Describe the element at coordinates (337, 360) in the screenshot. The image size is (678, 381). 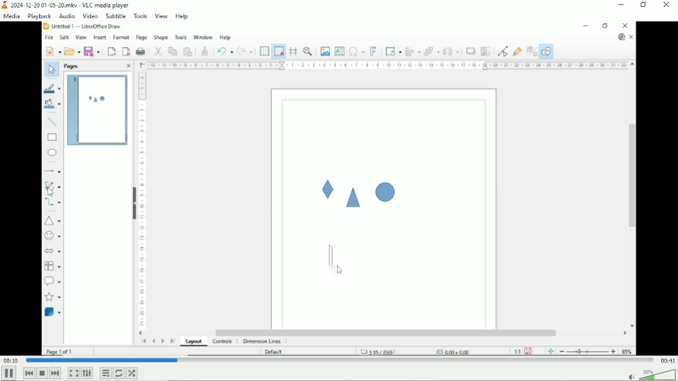
I see `Play duration` at that location.